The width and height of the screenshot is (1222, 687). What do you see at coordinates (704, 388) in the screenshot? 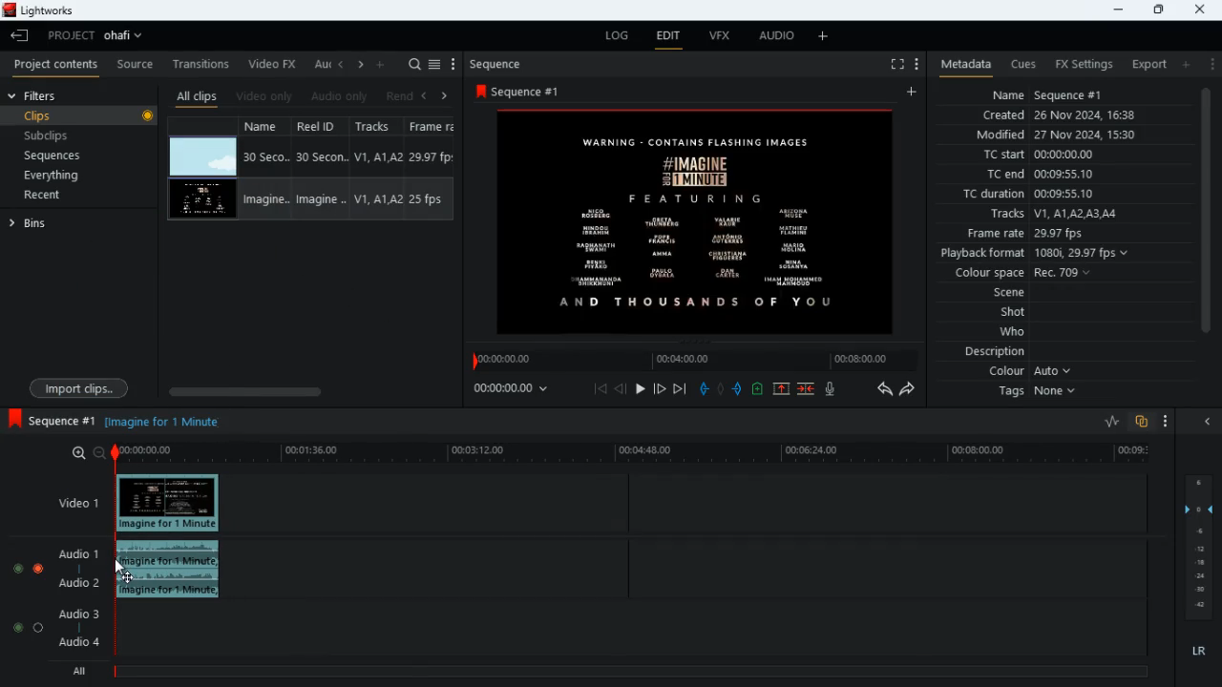
I see `pull` at bounding box center [704, 388].